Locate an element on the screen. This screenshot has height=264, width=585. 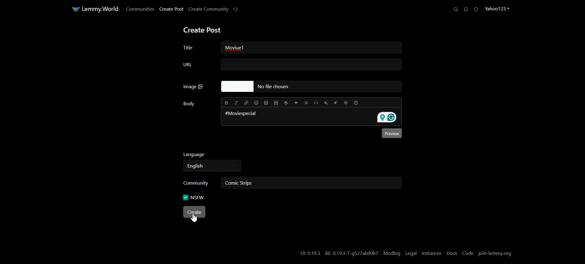
Bold  is located at coordinates (225, 103).